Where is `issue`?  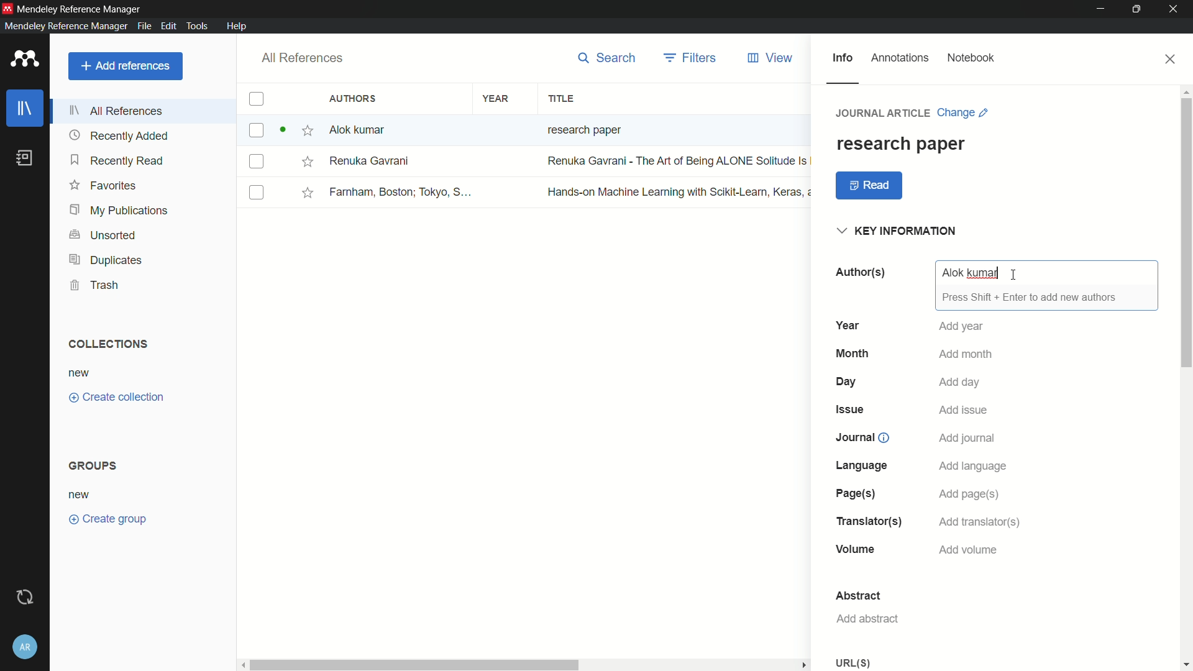 issue is located at coordinates (849, 410).